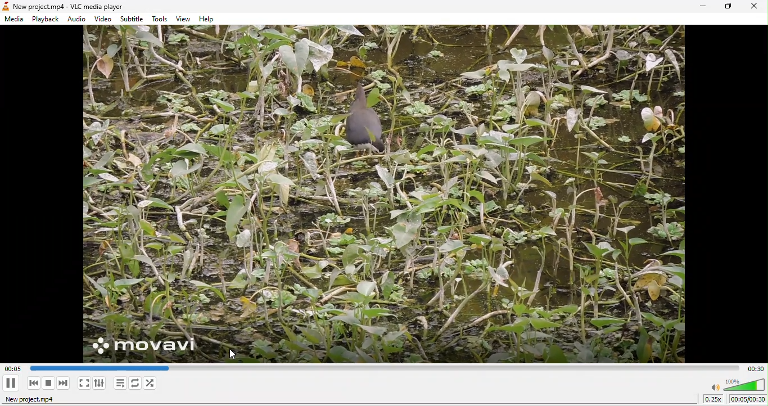 The width and height of the screenshot is (768, 406). I want to click on minimize, so click(703, 7).